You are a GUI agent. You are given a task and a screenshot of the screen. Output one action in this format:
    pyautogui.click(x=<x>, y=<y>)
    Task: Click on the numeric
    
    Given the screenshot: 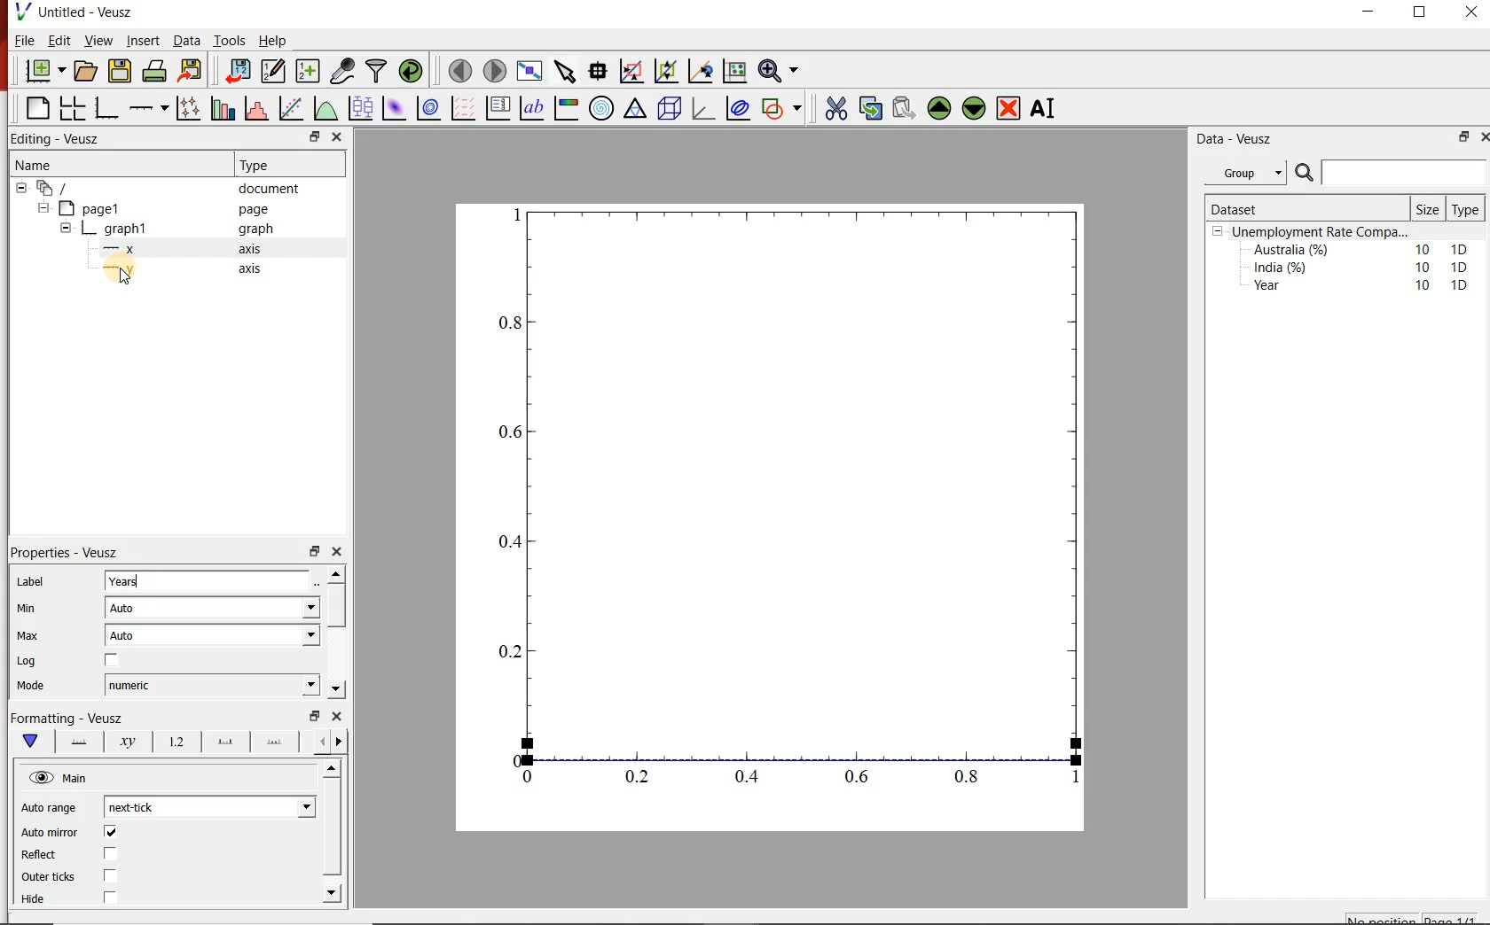 What is the action you would take?
    pyautogui.click(x=213, y=685)
    